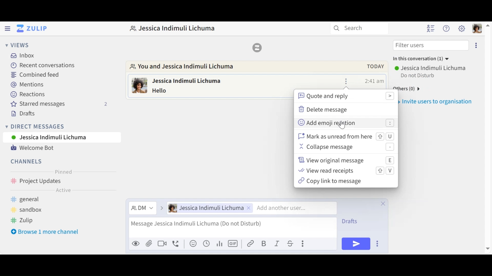  I want to click on Compose Message, so click(232, 228).